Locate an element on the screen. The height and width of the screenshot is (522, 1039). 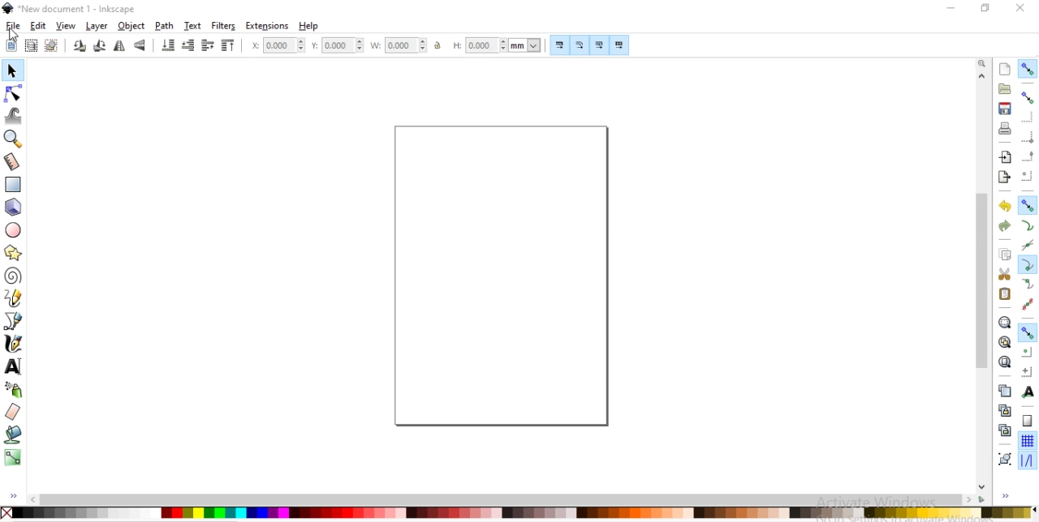
canvas is located at coordinates (500, 276).